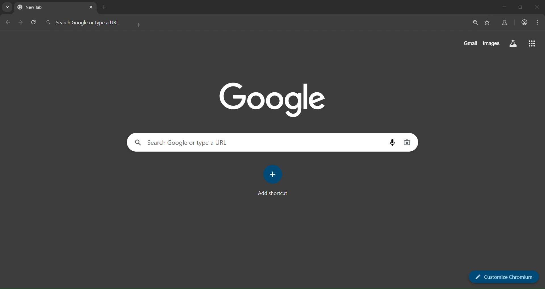 This screenshot has height=289, width=545. Describe the element at coordinates (56, 7) in the screenshot. I see `new tab` at that location.